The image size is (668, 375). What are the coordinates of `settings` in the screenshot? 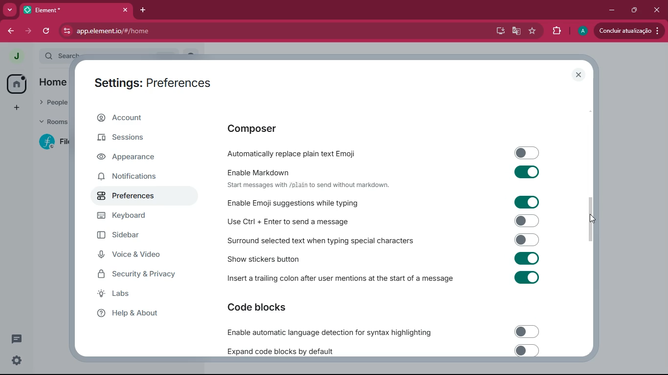 It's located at (14, 360).